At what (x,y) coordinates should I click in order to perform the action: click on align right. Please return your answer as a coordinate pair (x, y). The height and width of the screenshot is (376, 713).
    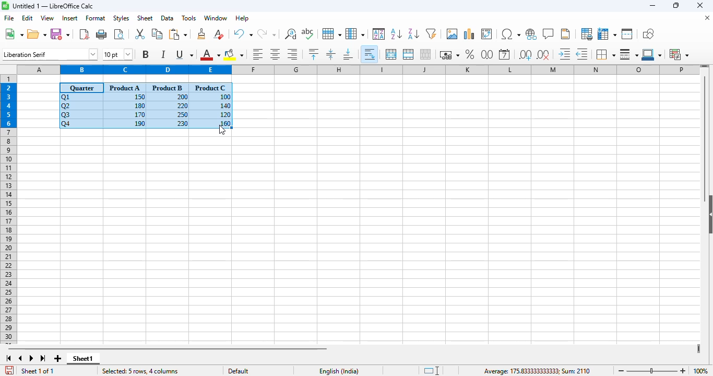
    Looking at the image, I should click on (292, 54).